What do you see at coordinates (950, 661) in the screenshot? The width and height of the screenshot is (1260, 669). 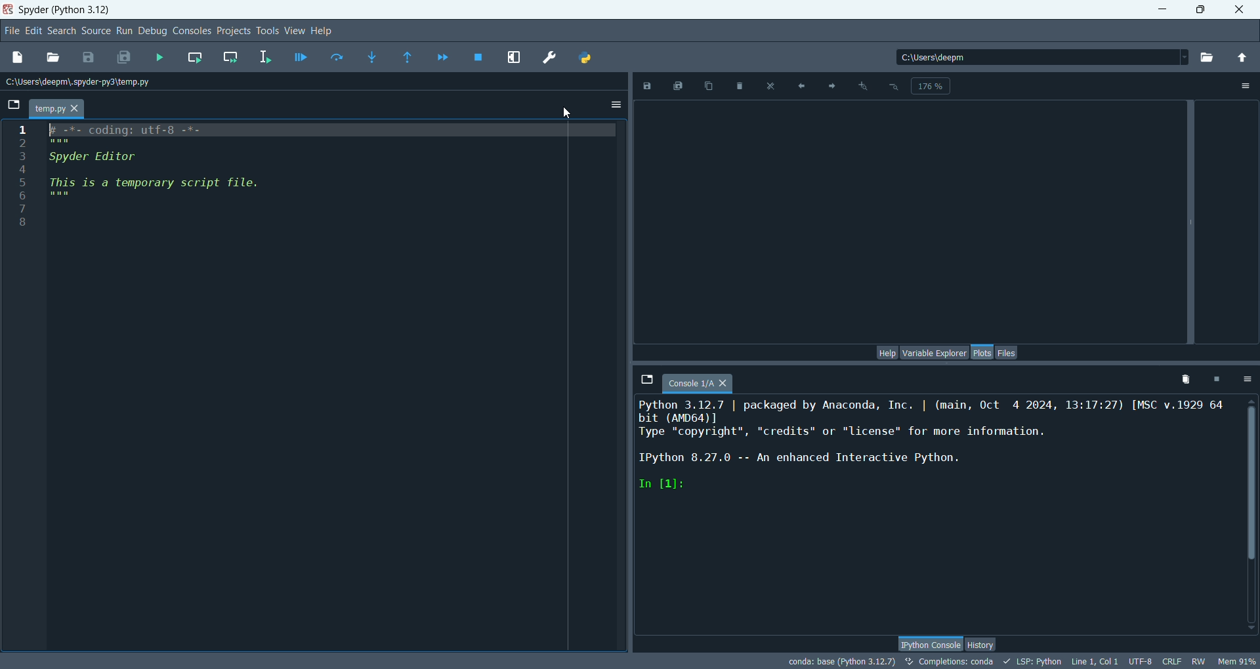 I see `completions:conda` at bounding box center [950, 661].